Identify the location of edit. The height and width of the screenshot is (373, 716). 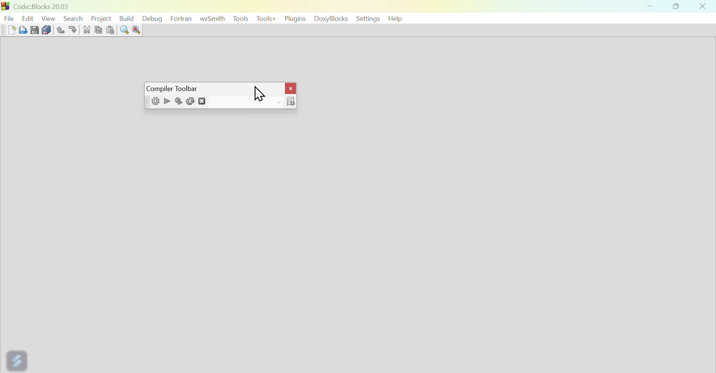
(28, 16).